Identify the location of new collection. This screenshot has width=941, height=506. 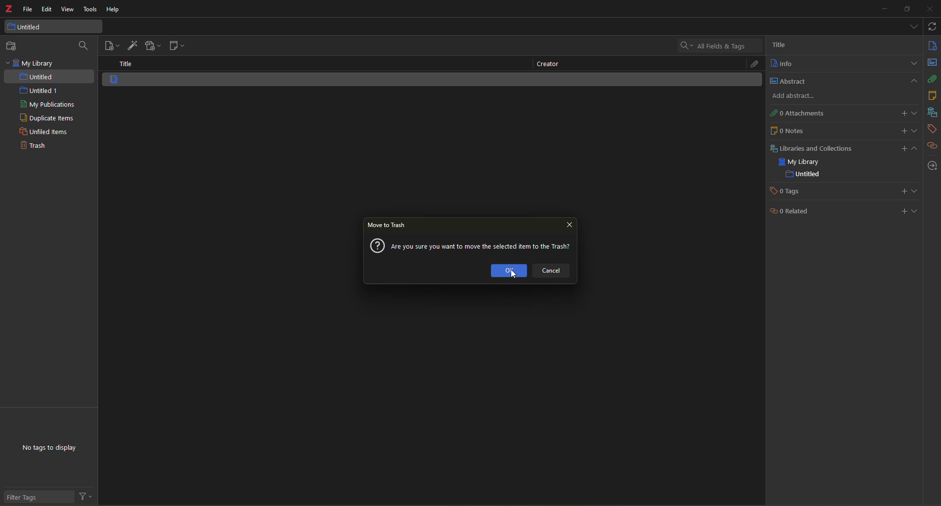
(14, 46).